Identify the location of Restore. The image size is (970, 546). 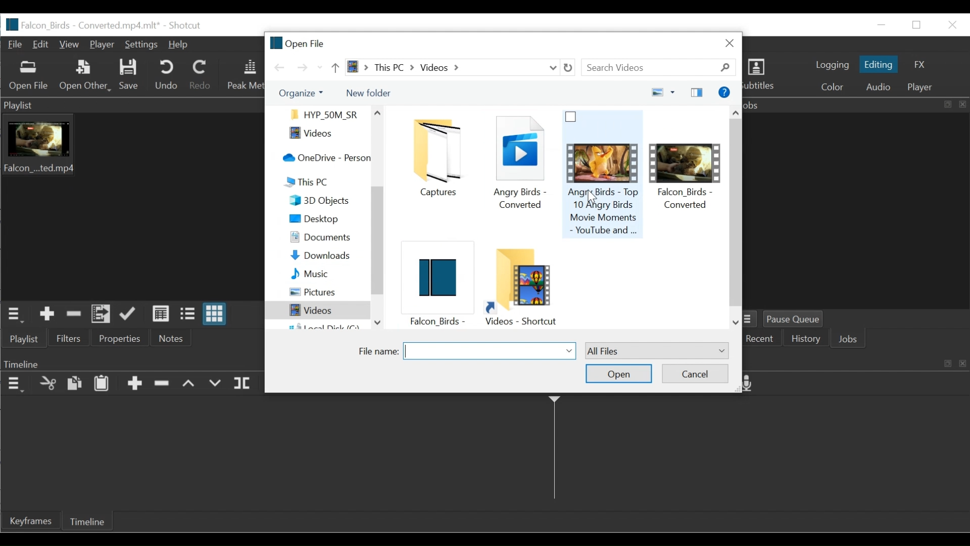
(917, 25).